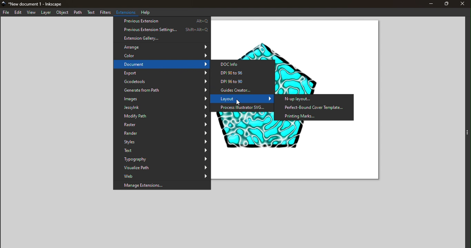 The image size is (471, 248). Describe the element at coordinates (38, 3) in the screenshot. I see `New document 1 - Inkscape` at that location.